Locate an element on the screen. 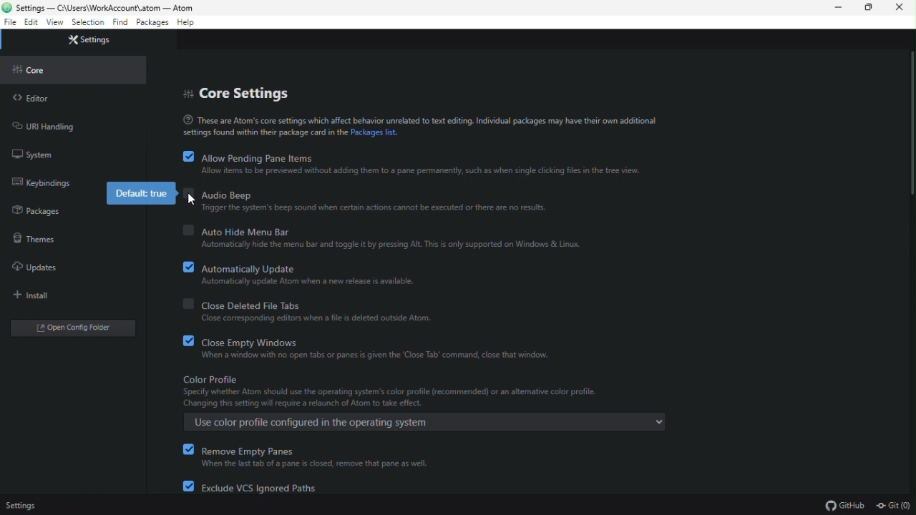 The image size is (916, 515). keybinding is located at coordinates (42, 183).